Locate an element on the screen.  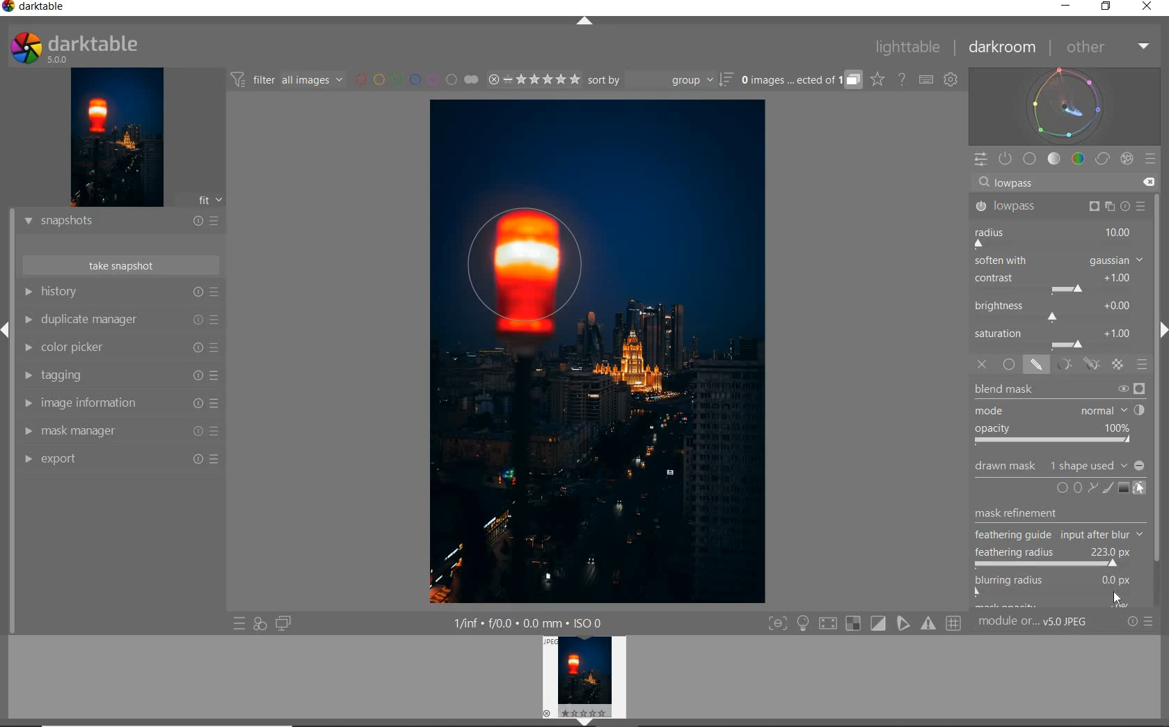
SYSTEM LOG is located at coordinates (88, 47).